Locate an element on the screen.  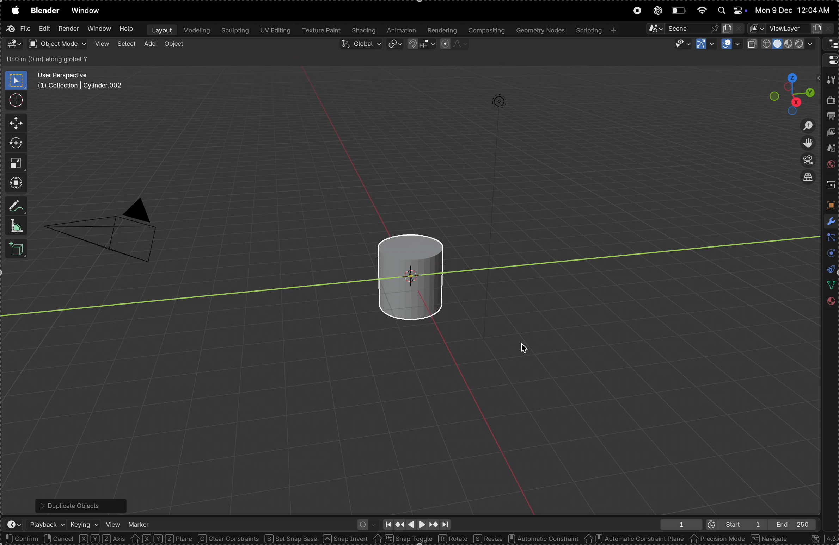
Plane is located at coordinates (180, 539).